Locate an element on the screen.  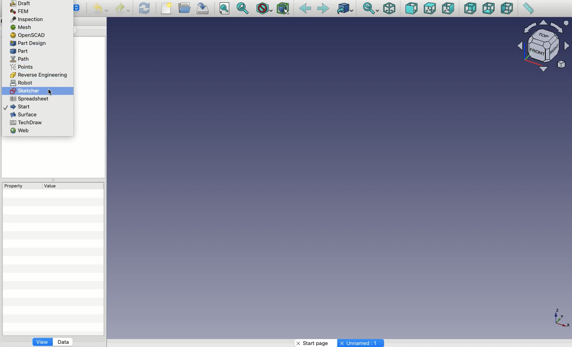
Unnamed is located at coordinates (361, 343).